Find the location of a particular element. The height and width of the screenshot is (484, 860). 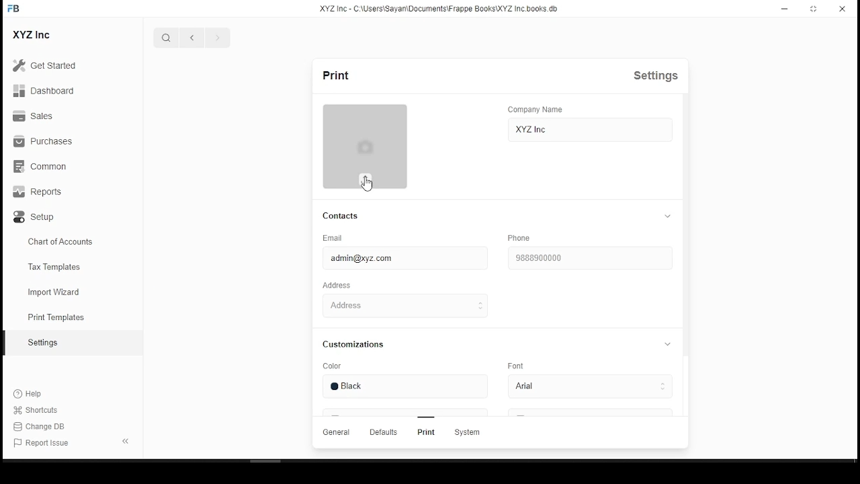

Font is located at coordinates (516, 365).